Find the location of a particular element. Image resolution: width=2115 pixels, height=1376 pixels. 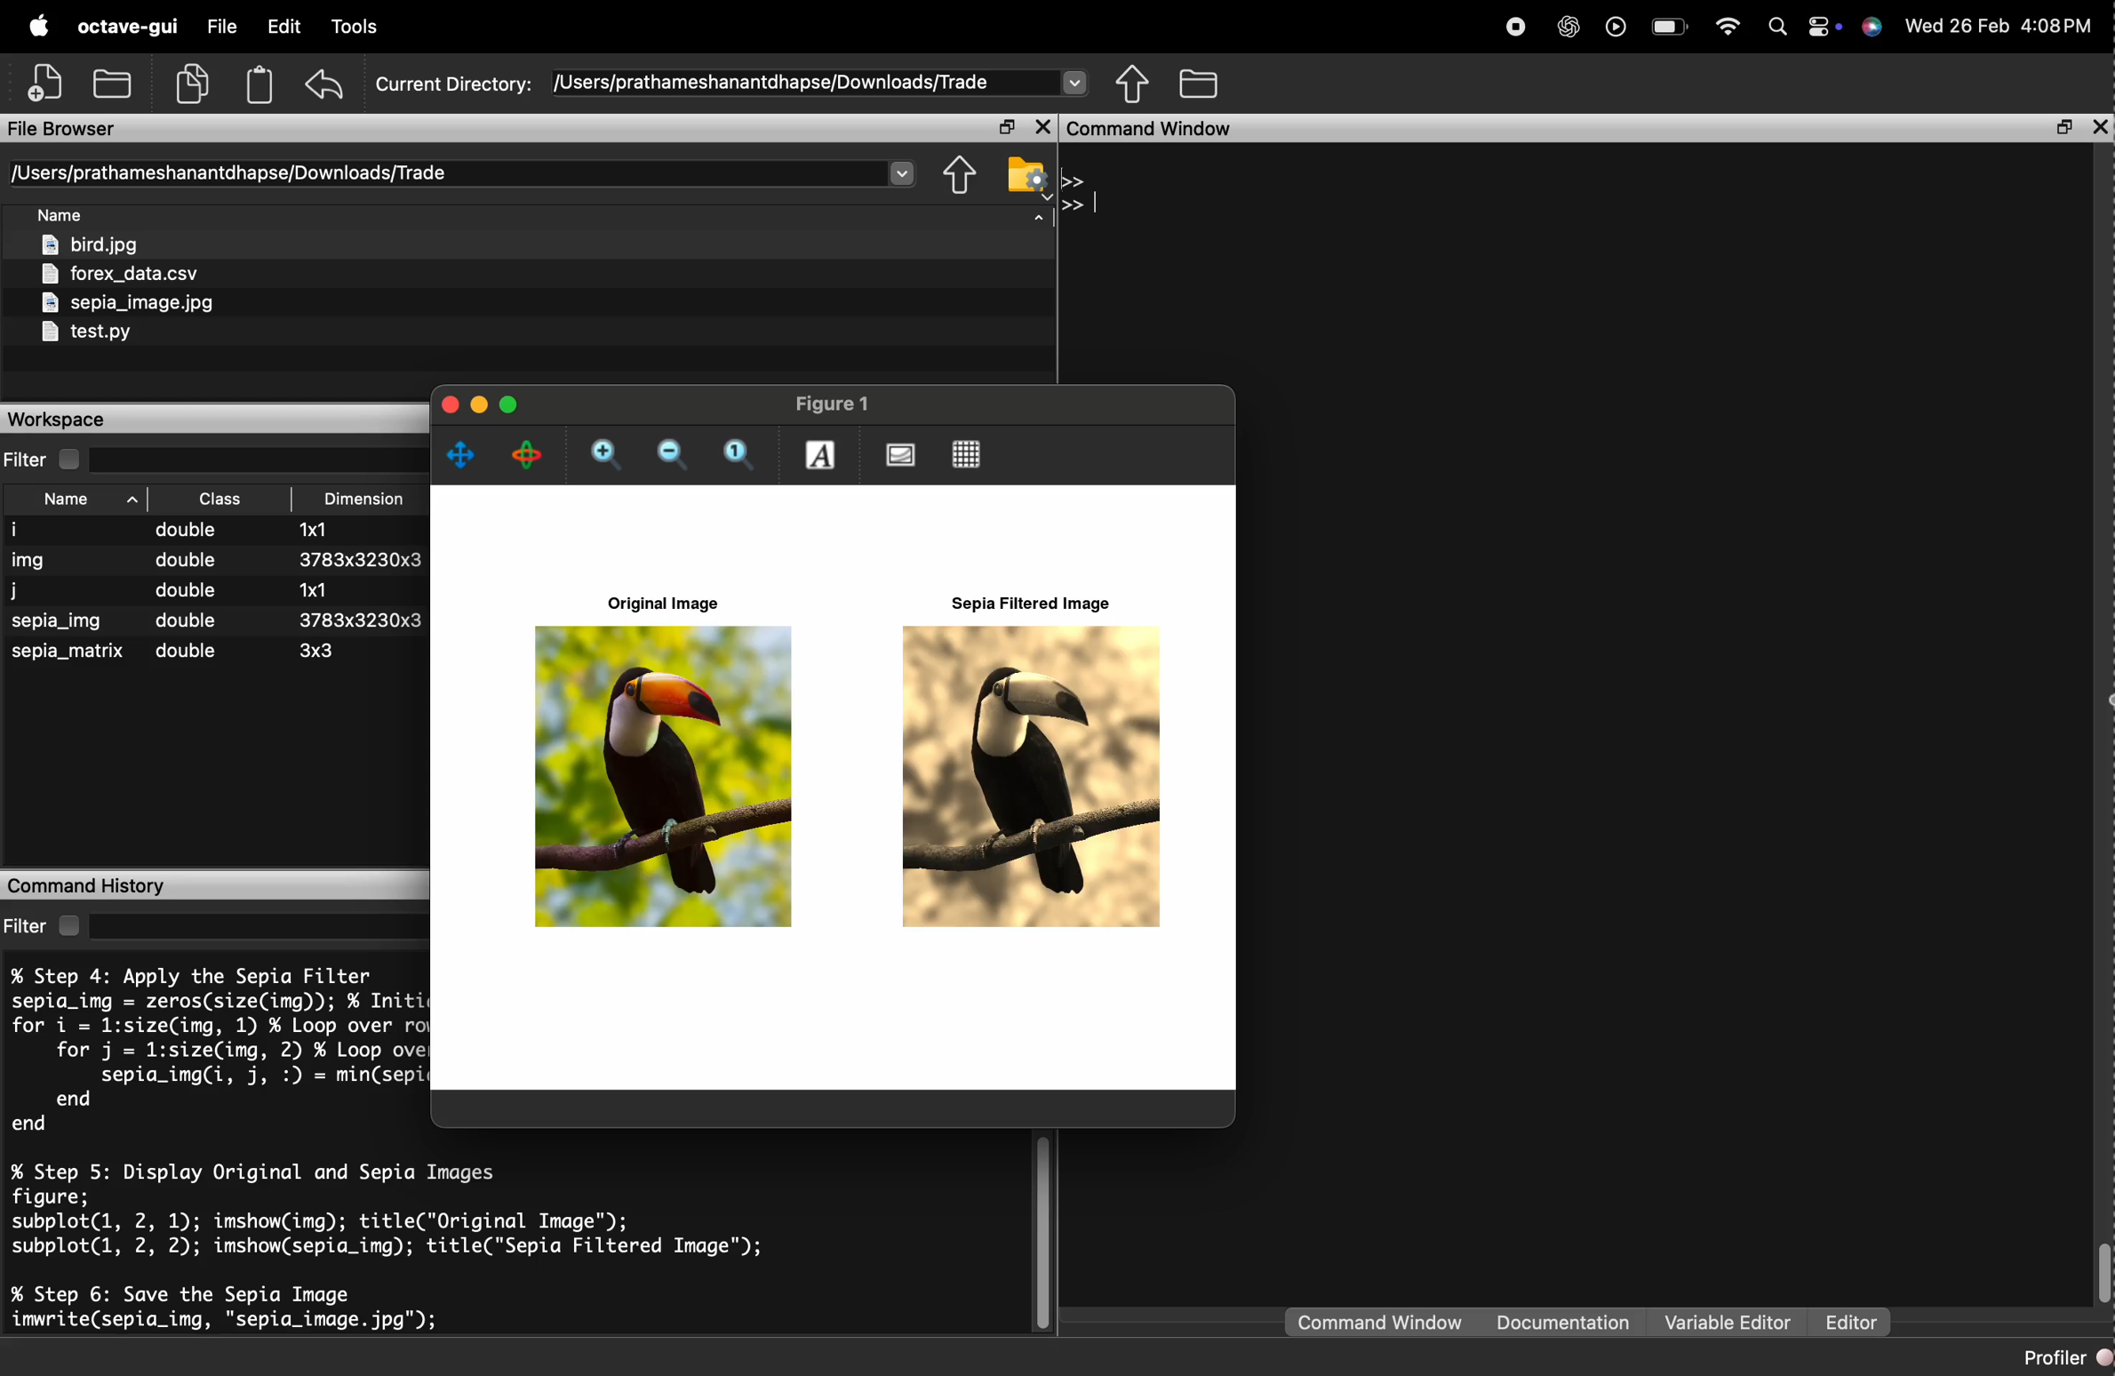

Toggle current axes grid visibility is located at coordinates (965, 455).